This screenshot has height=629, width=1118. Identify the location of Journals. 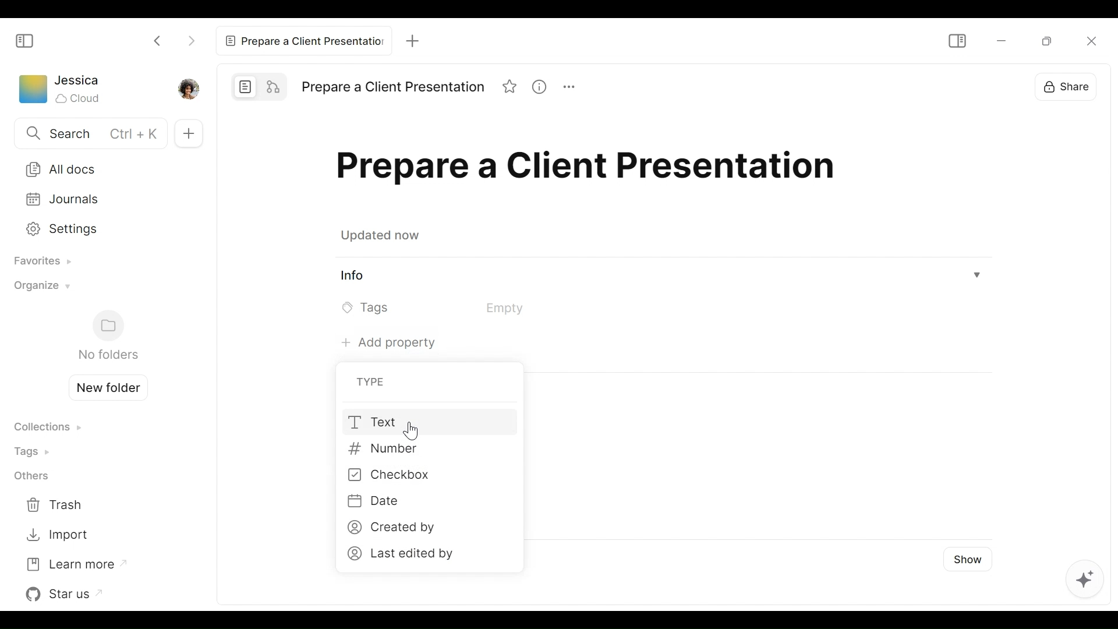
(100, 199).